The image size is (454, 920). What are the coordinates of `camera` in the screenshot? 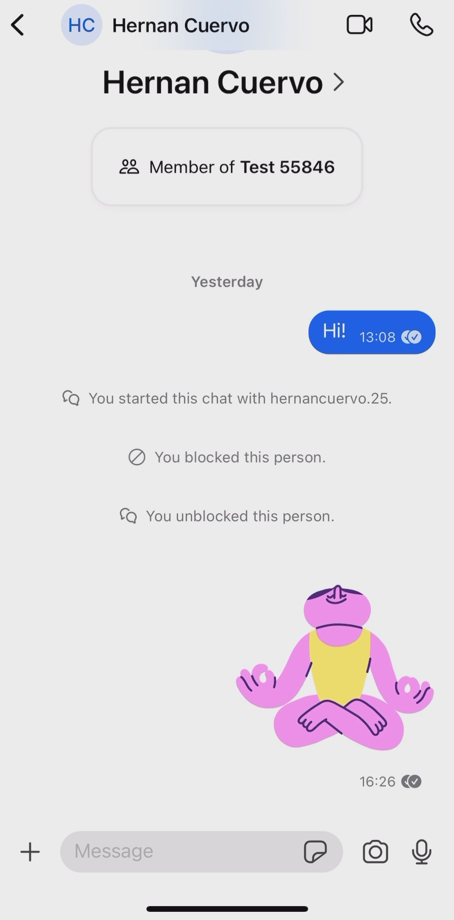 It's located at (375, 849).